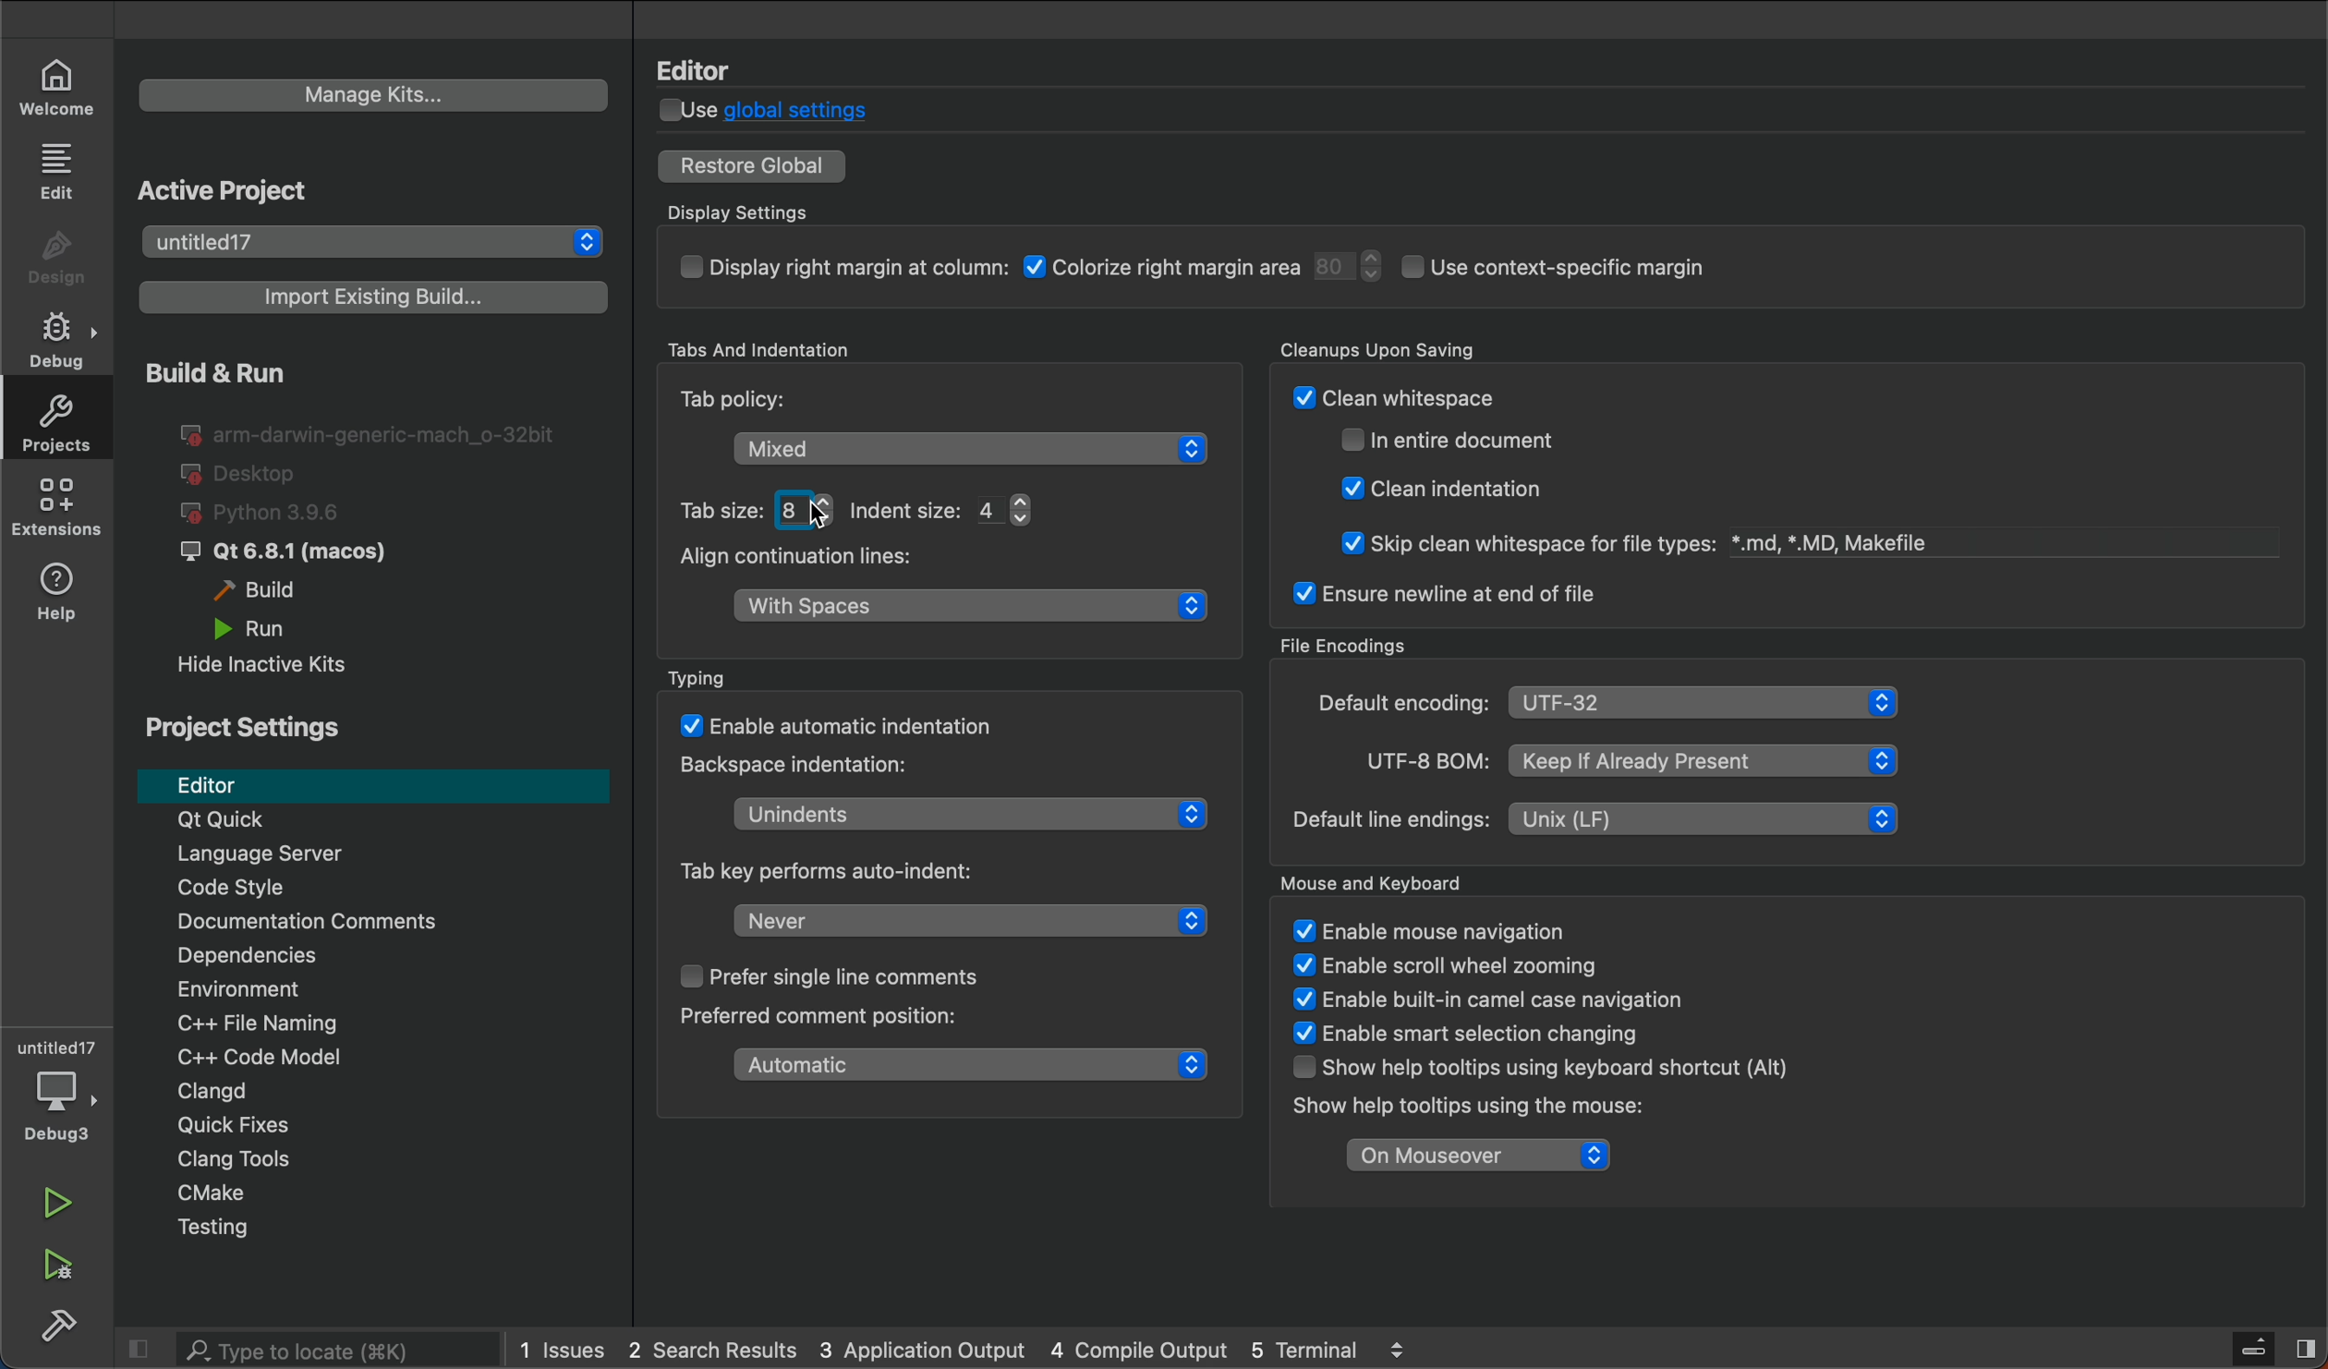 Image resolution: width=2328 pixels, height=1369 pixels. What do you see at coordinates (377, 95) in the screenshot?
I see `manage kits` at bounding box center [377, 95].